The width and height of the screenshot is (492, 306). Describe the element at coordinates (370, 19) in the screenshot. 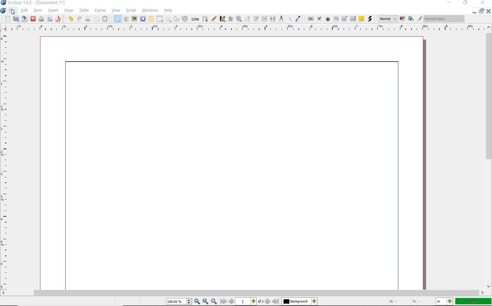

I see `link annotation` at that location.